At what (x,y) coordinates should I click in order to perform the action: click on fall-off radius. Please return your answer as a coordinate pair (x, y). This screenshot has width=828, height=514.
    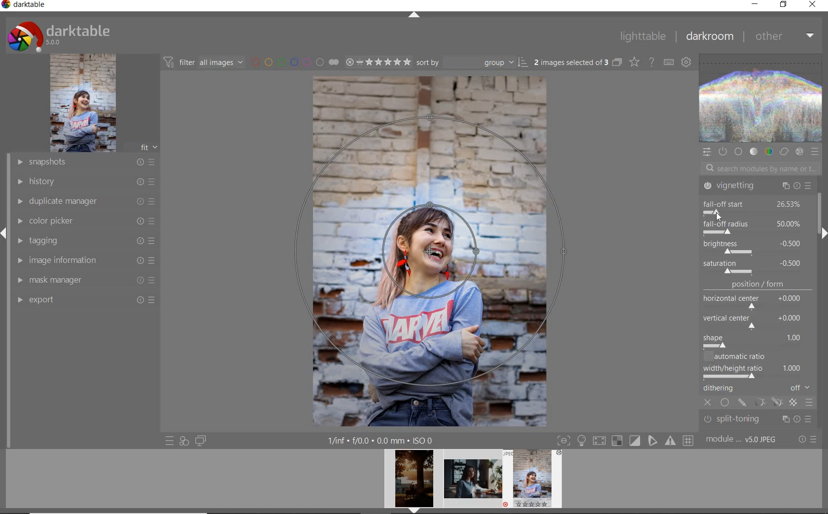
    Looking at the image, I should click on (753, 226).